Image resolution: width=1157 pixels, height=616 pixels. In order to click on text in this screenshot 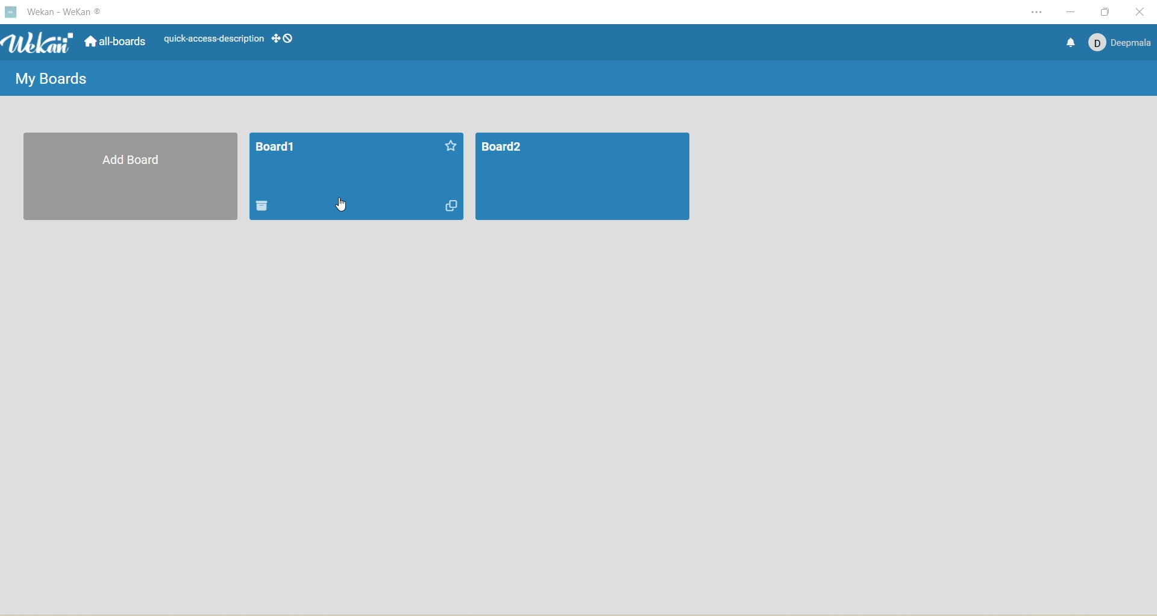, I will do `click(214, 40)`.